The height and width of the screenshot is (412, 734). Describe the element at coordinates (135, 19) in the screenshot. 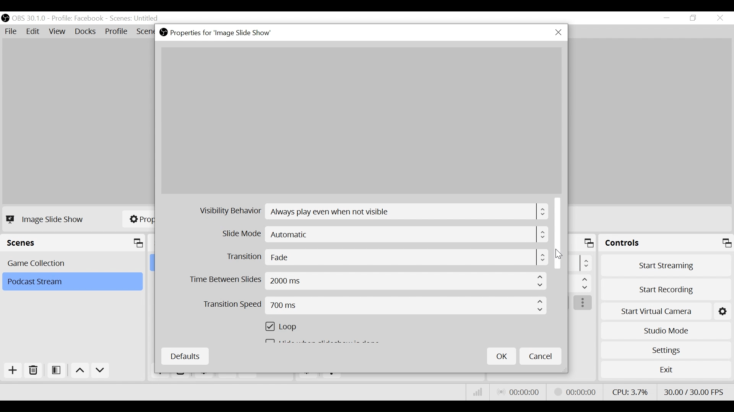

I see `Scene` at that location.